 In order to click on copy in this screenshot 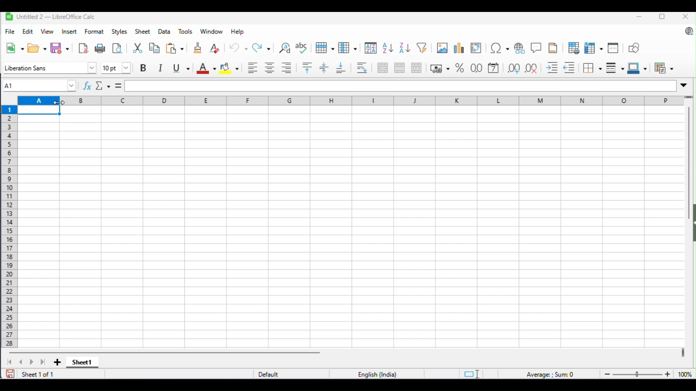, I will do `click(154, 48)`.